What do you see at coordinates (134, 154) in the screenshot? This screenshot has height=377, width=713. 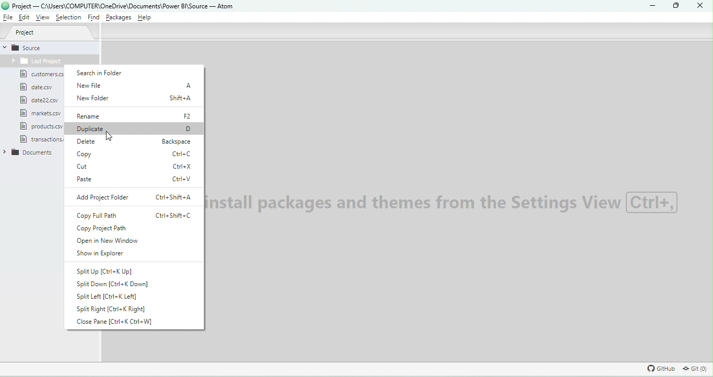 I see `Copy` at bounding box center [134, 154].